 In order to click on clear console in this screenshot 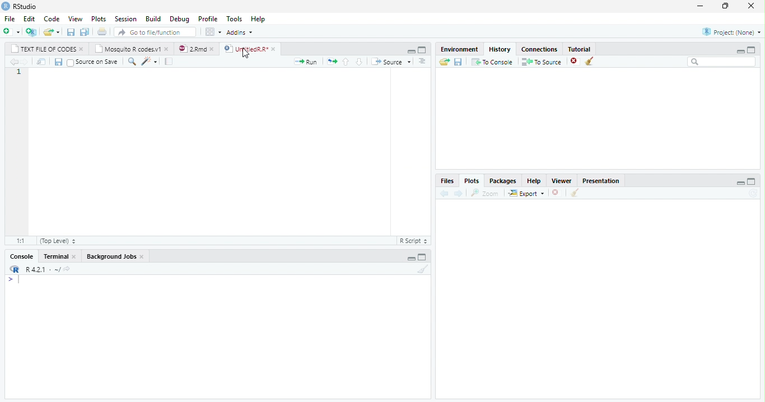, I will do `click(422, 270)`.